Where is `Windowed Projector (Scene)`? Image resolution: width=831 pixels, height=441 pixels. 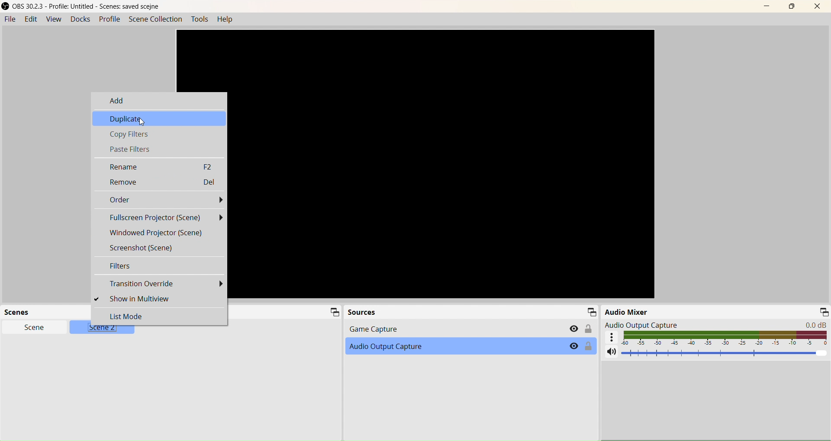
Windowed Projector (Scene) is located at coordinates (159, 232).